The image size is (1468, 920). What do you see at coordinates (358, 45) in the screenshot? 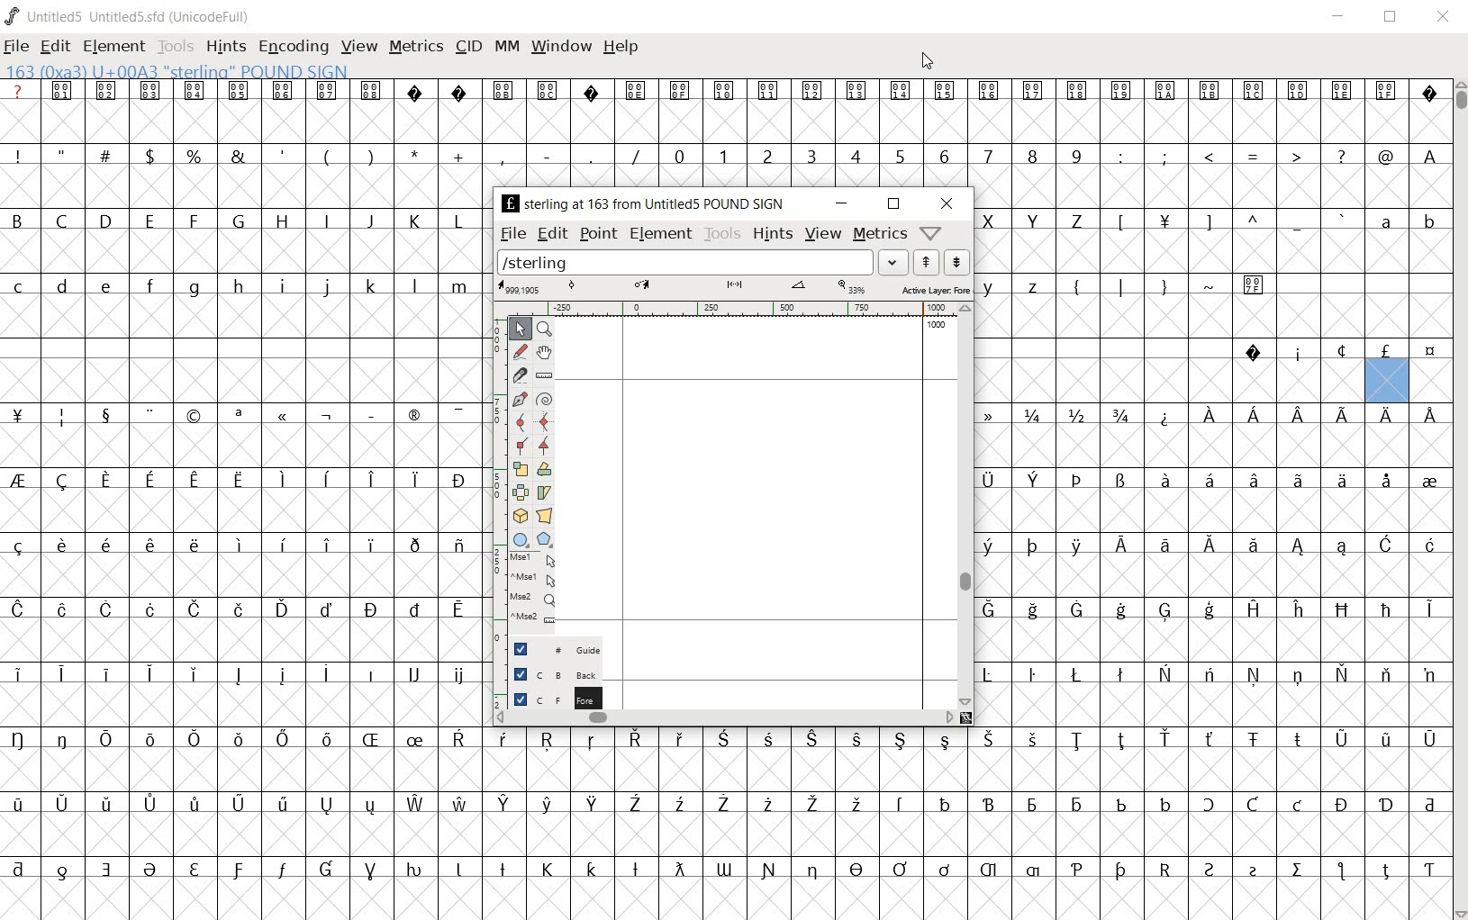
I see `VIEW` at bounding box center [358, 45].